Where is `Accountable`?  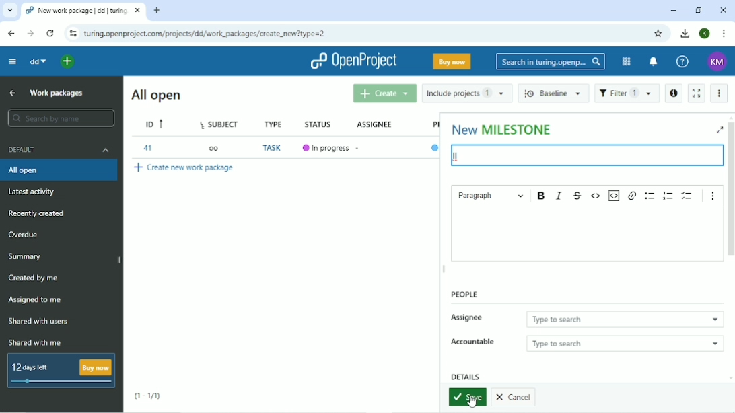 Accountable is located at coordinates (473, 342).